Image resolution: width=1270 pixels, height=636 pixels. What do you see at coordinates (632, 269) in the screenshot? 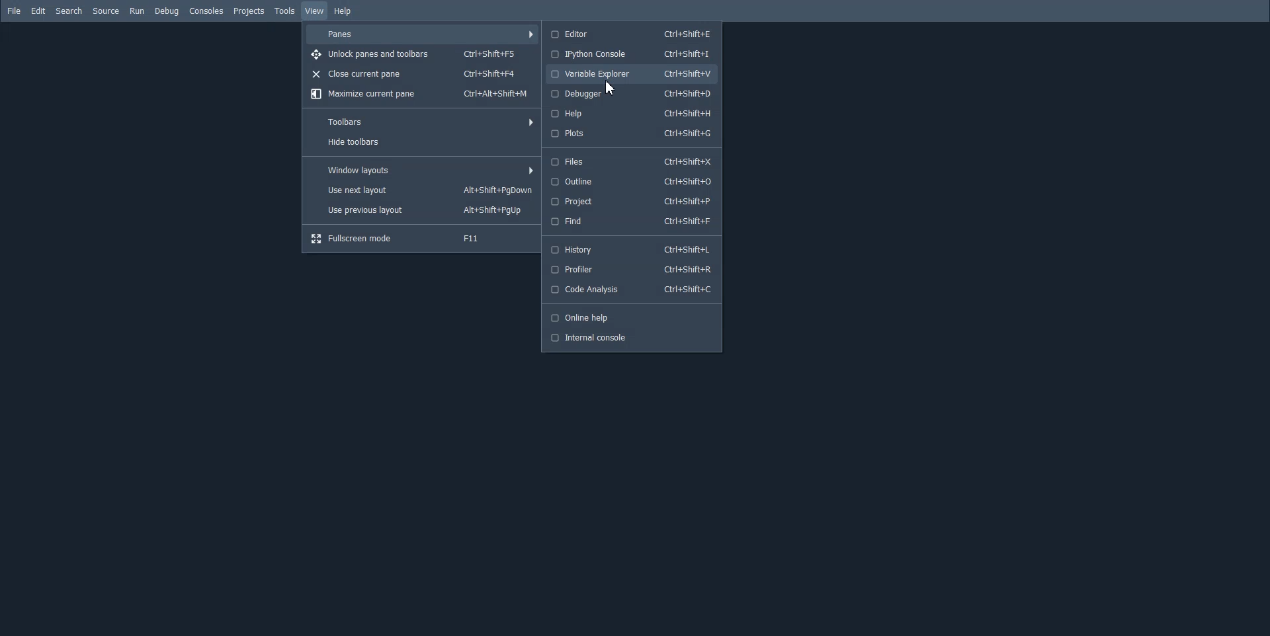
I see `Profiler` at bounding box center [632, 269].